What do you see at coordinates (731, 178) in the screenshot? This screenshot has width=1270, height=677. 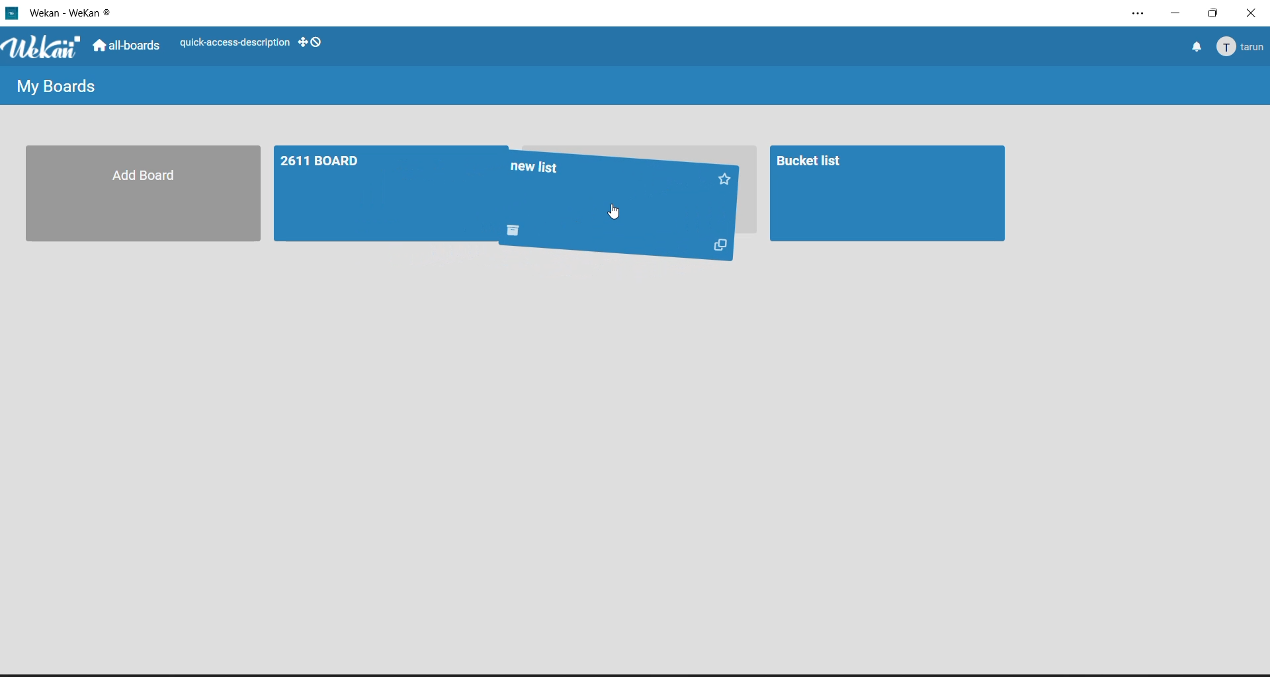 I see `Favorite` at bounding box center [731, 178].